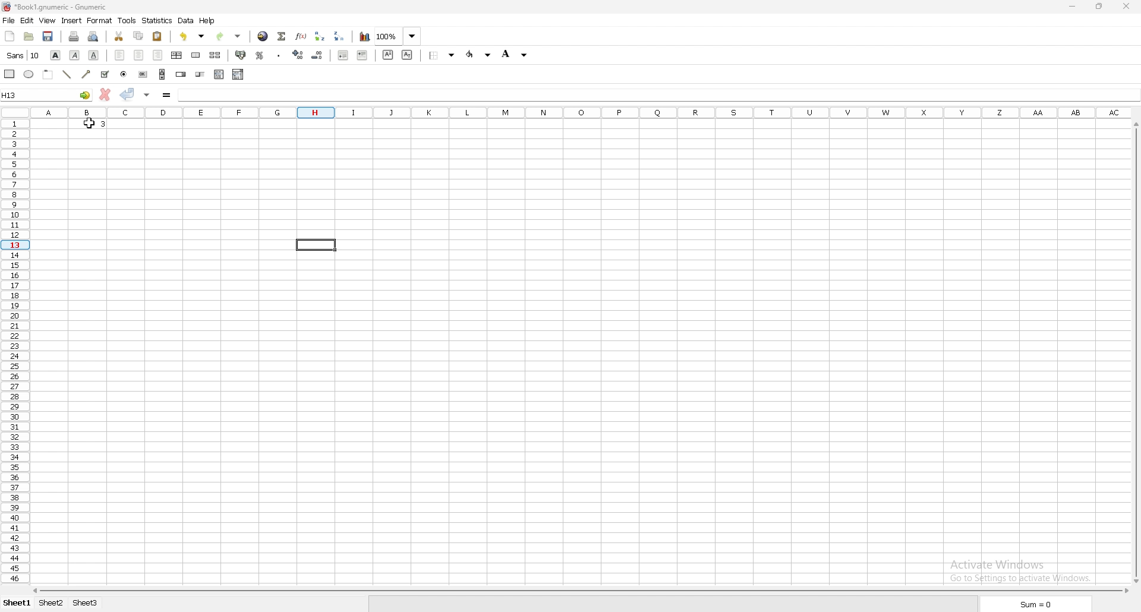 This screenshot has width=1141, height=612. What do you see at coordinates (582, 112) in the screenshot?
I see `column` at bounding box center [582, 112].